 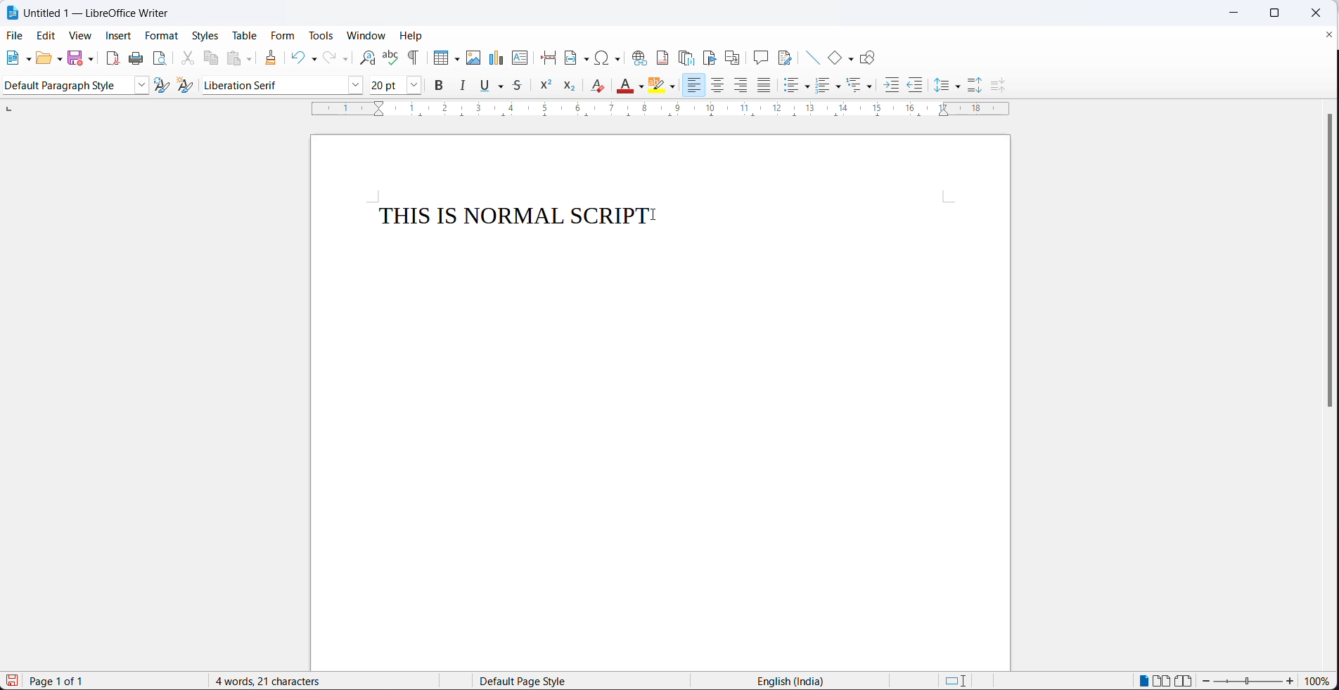 What do you see at coordinates (711, 57) in the screenshot?
I see `insert bookmark` at bounding box center [711, 57].